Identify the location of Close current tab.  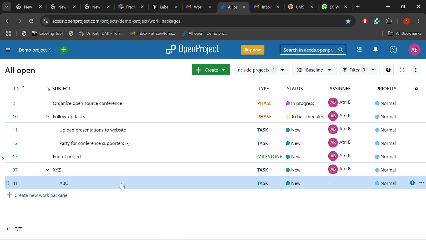
(245, 8).